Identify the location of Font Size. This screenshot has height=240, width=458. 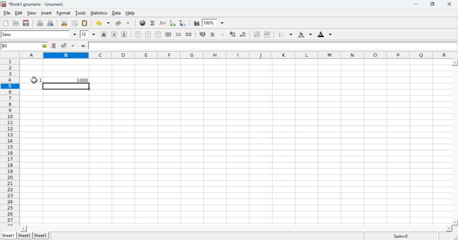
(88, 34).